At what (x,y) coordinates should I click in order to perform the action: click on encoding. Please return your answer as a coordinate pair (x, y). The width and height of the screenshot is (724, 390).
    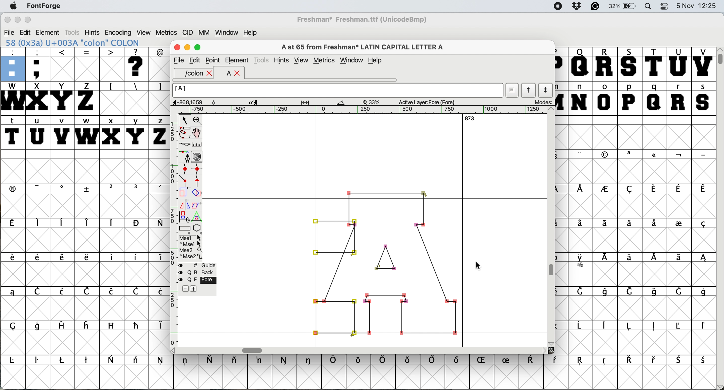
    Looking at the image, I should click on (118, 33).